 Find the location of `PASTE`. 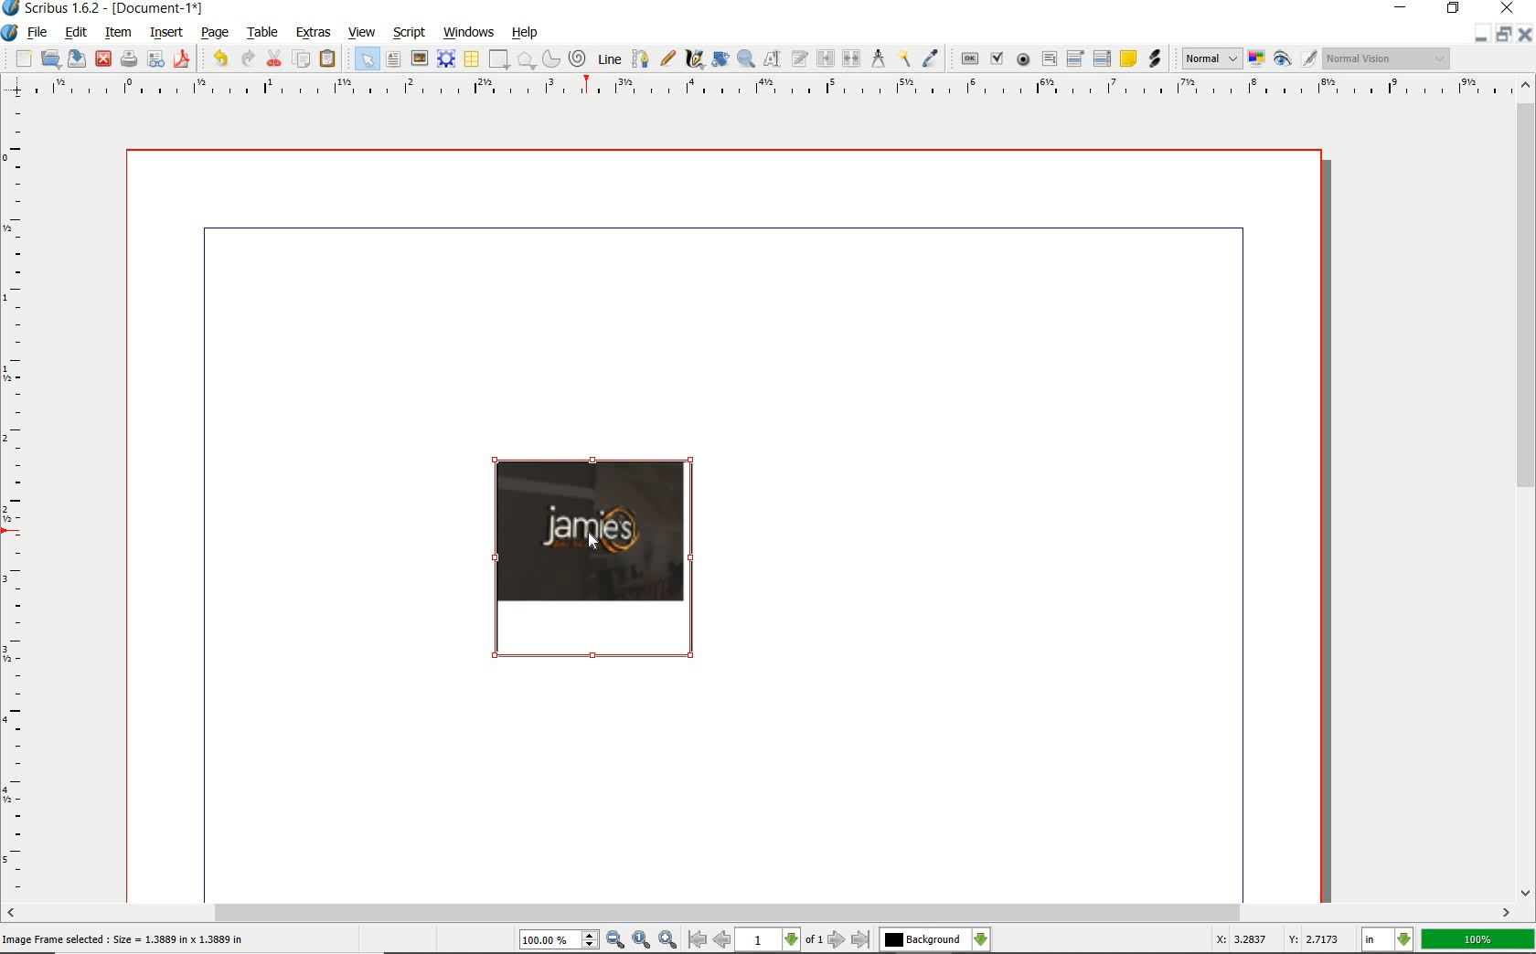

PASTE is located at coordinates (331, 58).